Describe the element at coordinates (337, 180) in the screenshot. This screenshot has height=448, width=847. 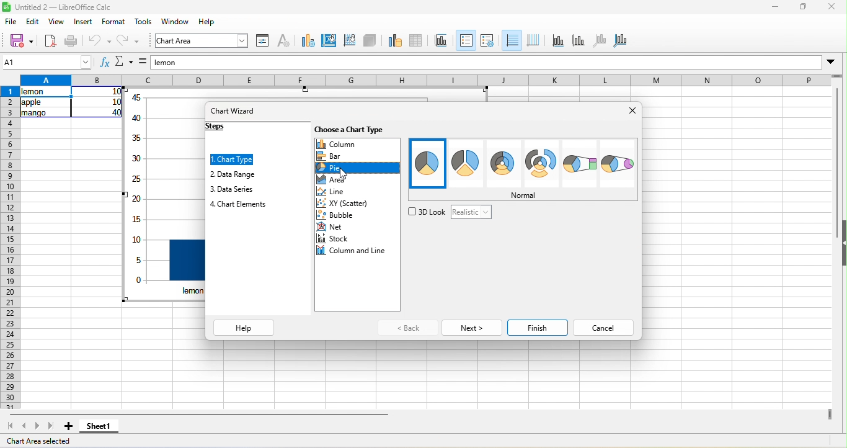
I see `area` at that location.